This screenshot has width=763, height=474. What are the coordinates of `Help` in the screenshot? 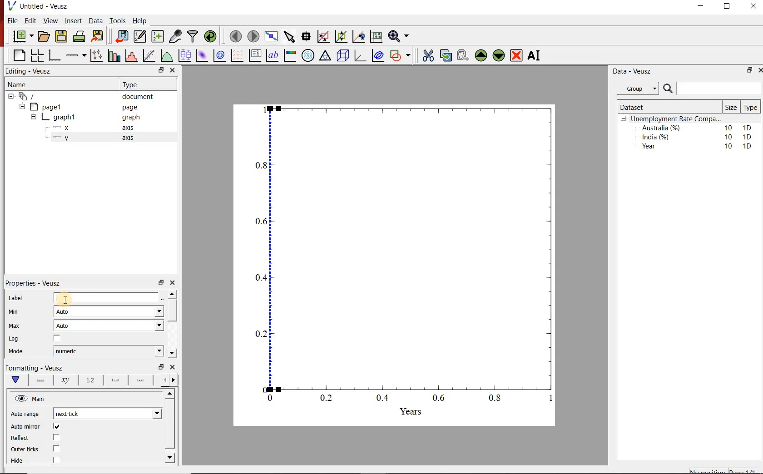 It's located at (140, 21).